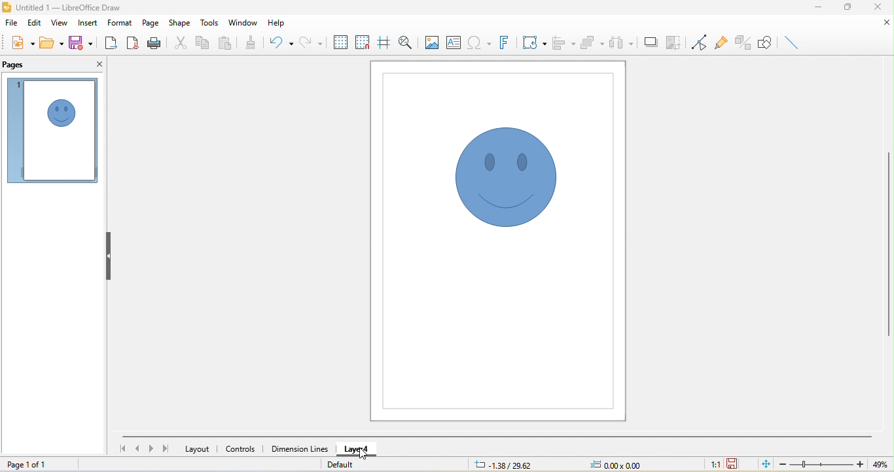  What do you see at coordinates (478, 42) in the screenshot?
I see `special character` at bounding box center [478, 42].